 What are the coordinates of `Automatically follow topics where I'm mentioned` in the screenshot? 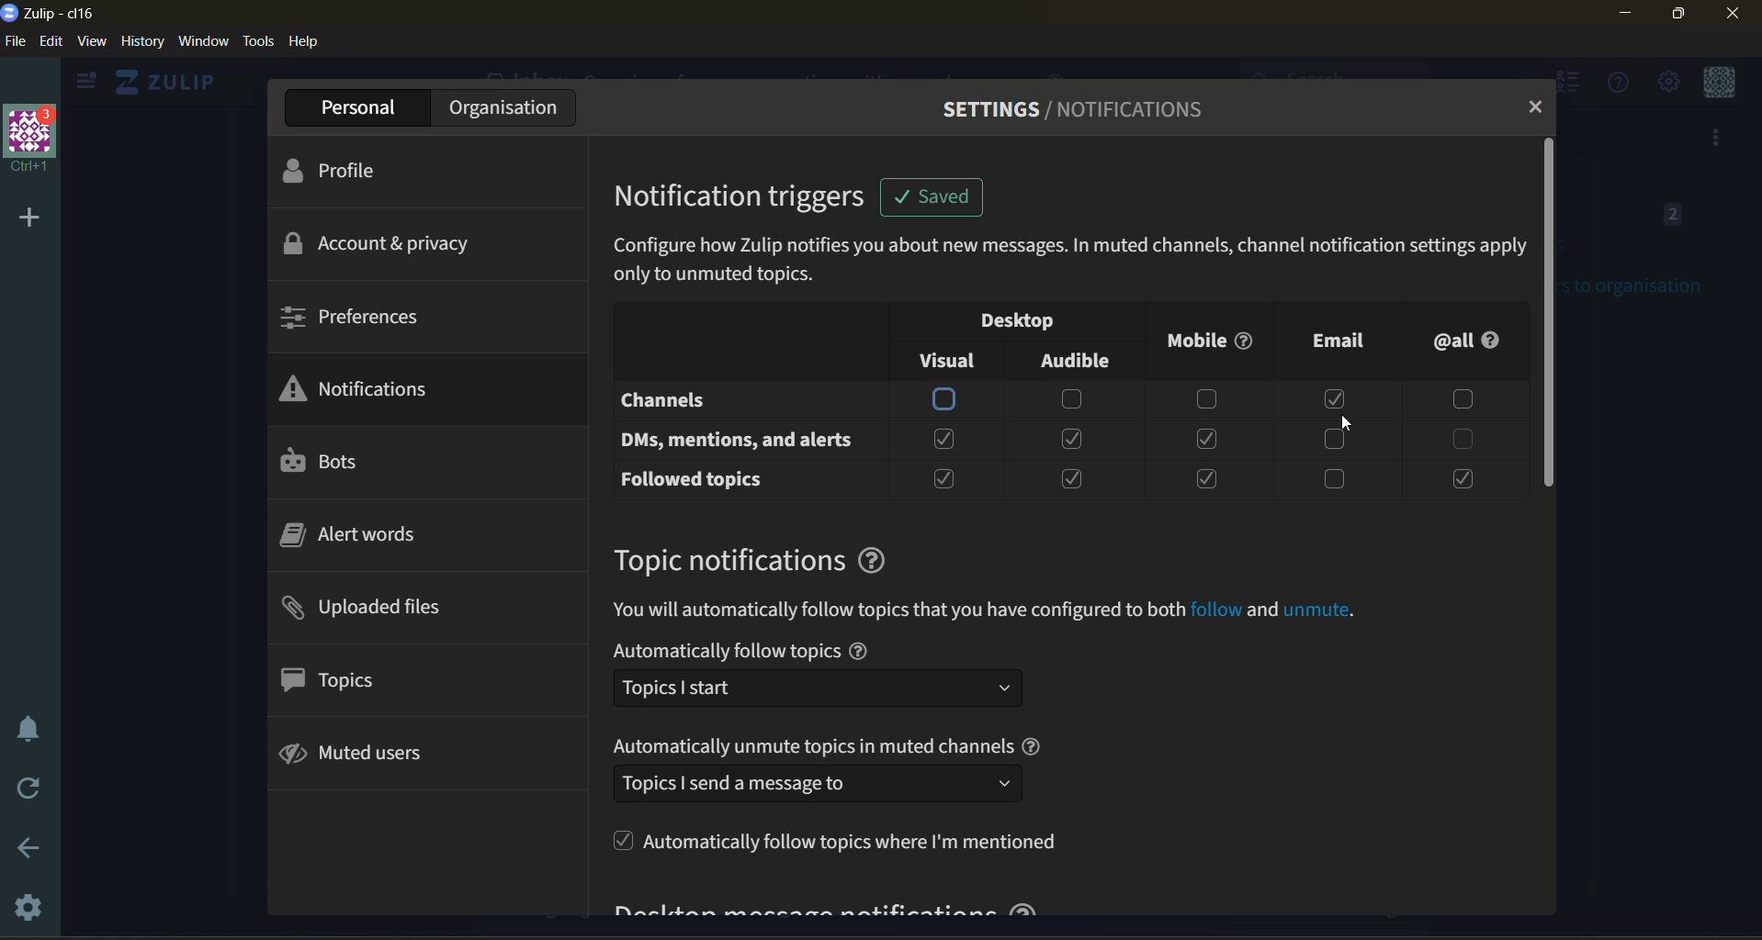 It's located at (834, 840).